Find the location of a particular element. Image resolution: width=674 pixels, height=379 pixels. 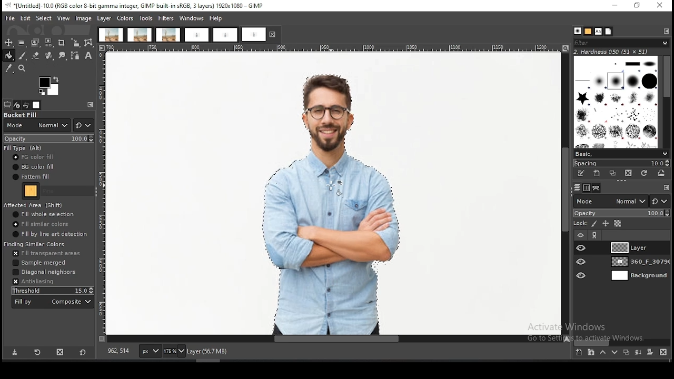

layer is located at coordinates (104, 18).